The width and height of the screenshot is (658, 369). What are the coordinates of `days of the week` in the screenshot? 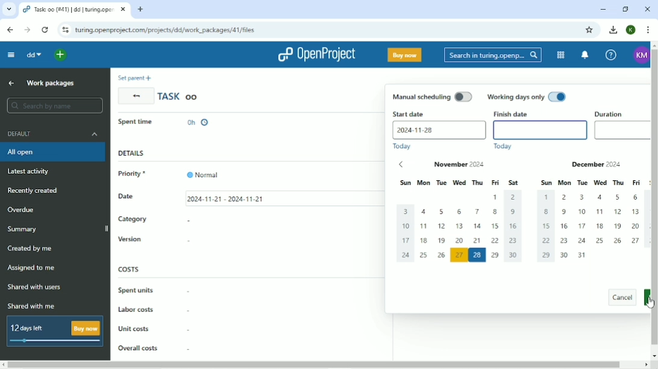 It's located at (591, 183).